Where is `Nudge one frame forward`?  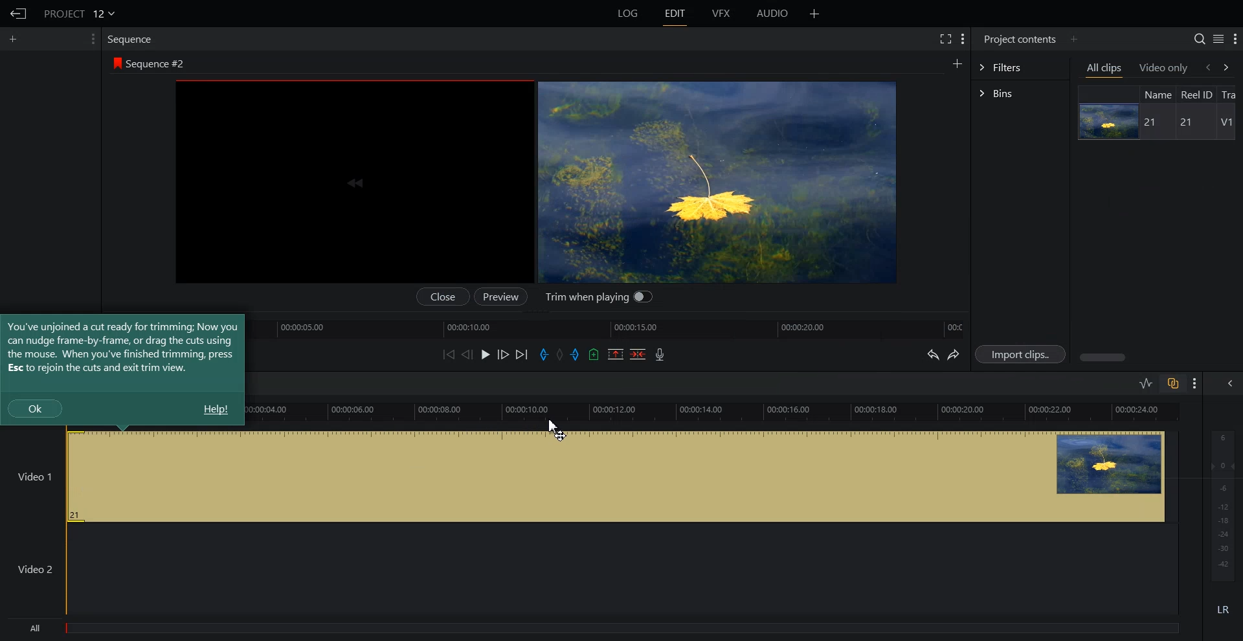 Nudge one frame forward is located at coordinates (503, 354).